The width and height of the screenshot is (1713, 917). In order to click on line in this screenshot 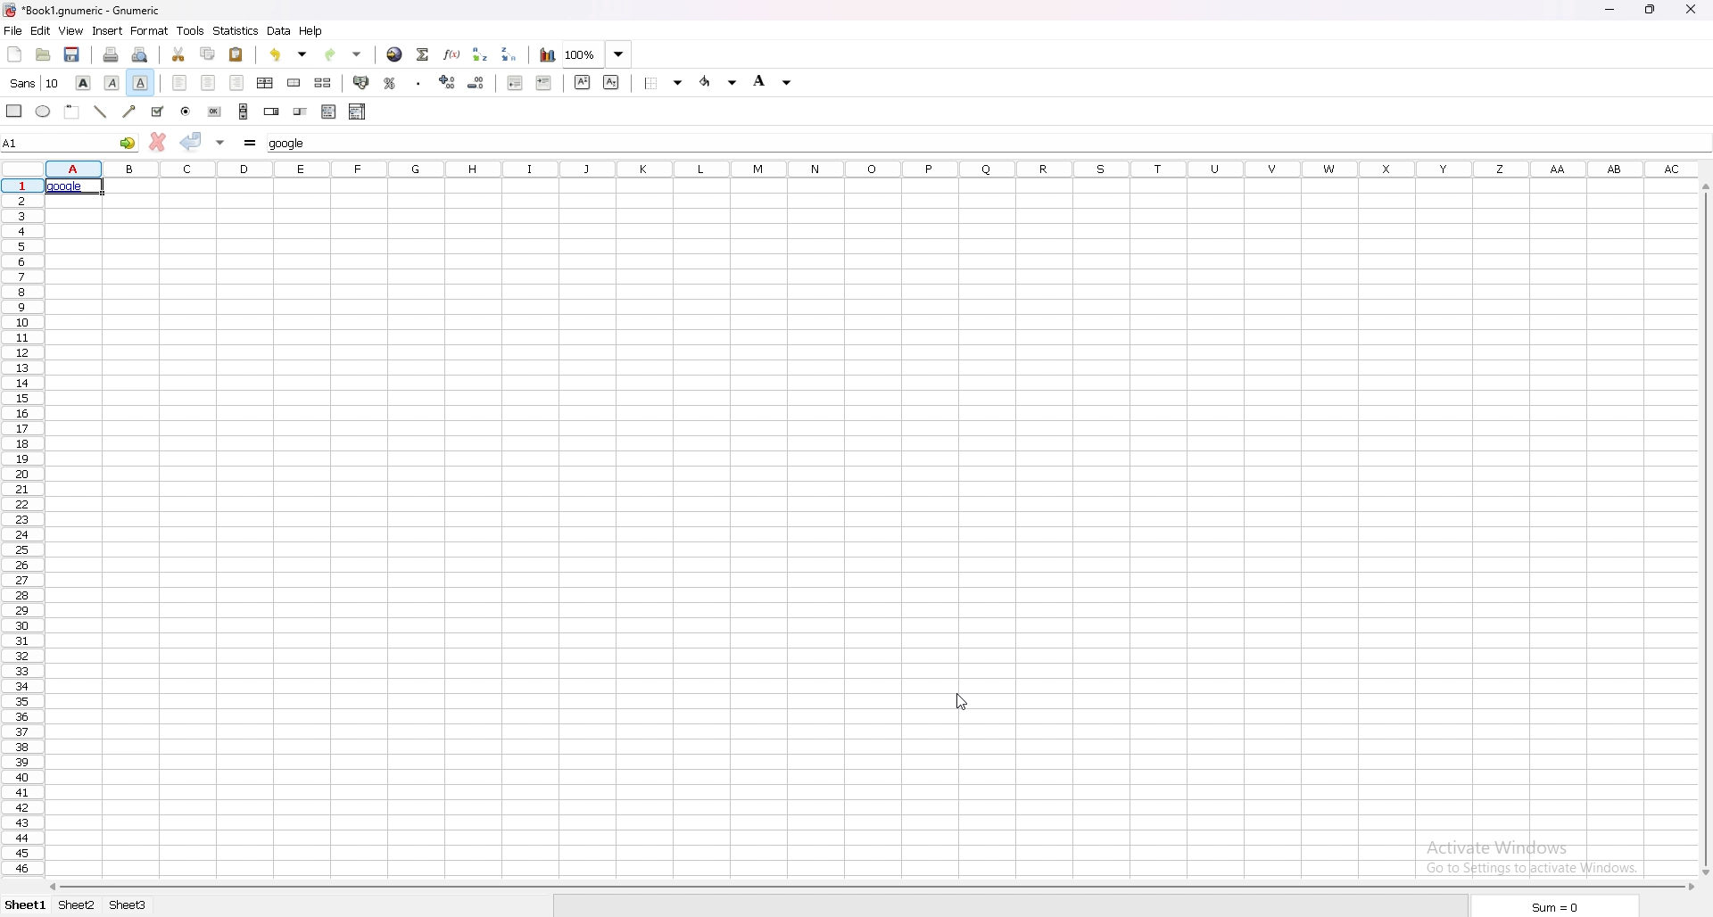, I will do `click(102, 110)`.